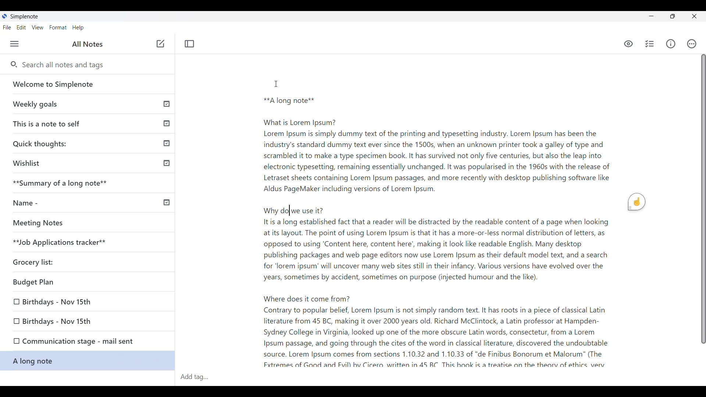  What do you see at coordinates (58, 28) in the screenshot?
I see `Format` at bounding box center [58, 28].